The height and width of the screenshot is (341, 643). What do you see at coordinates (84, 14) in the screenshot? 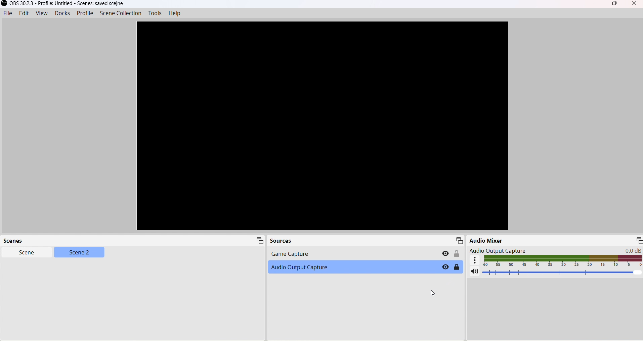
I see `Profile` at bounding box center [84, 14].